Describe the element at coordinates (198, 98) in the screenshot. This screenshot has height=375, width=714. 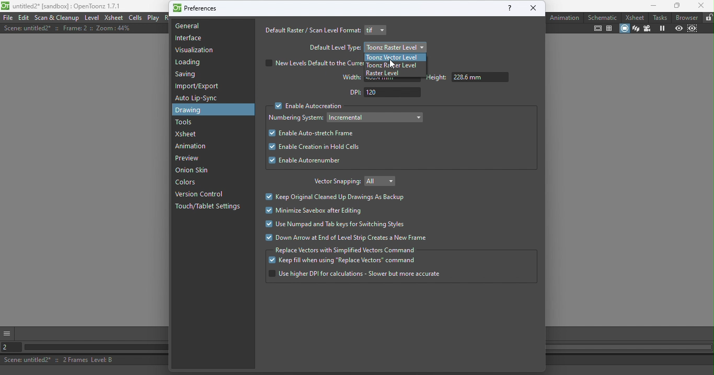
I see `Auto lip-sync` at that location.